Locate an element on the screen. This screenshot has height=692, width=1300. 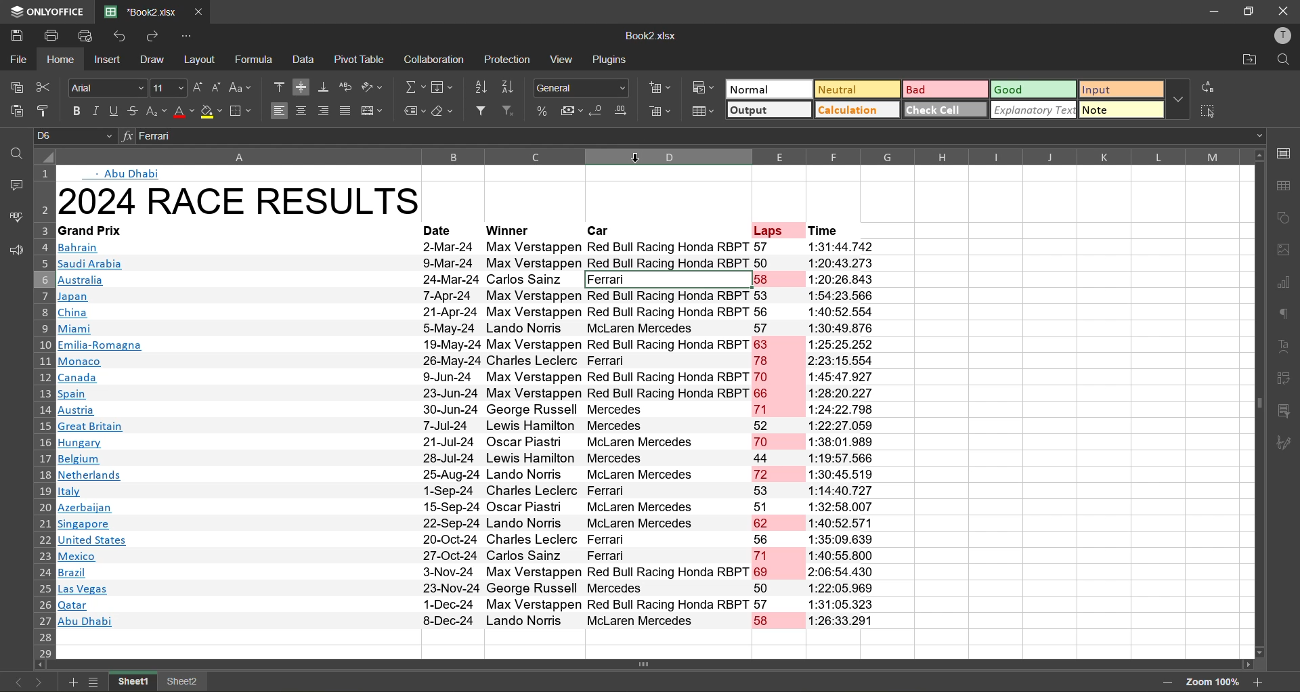
italic is located at coordinates (97, 112).